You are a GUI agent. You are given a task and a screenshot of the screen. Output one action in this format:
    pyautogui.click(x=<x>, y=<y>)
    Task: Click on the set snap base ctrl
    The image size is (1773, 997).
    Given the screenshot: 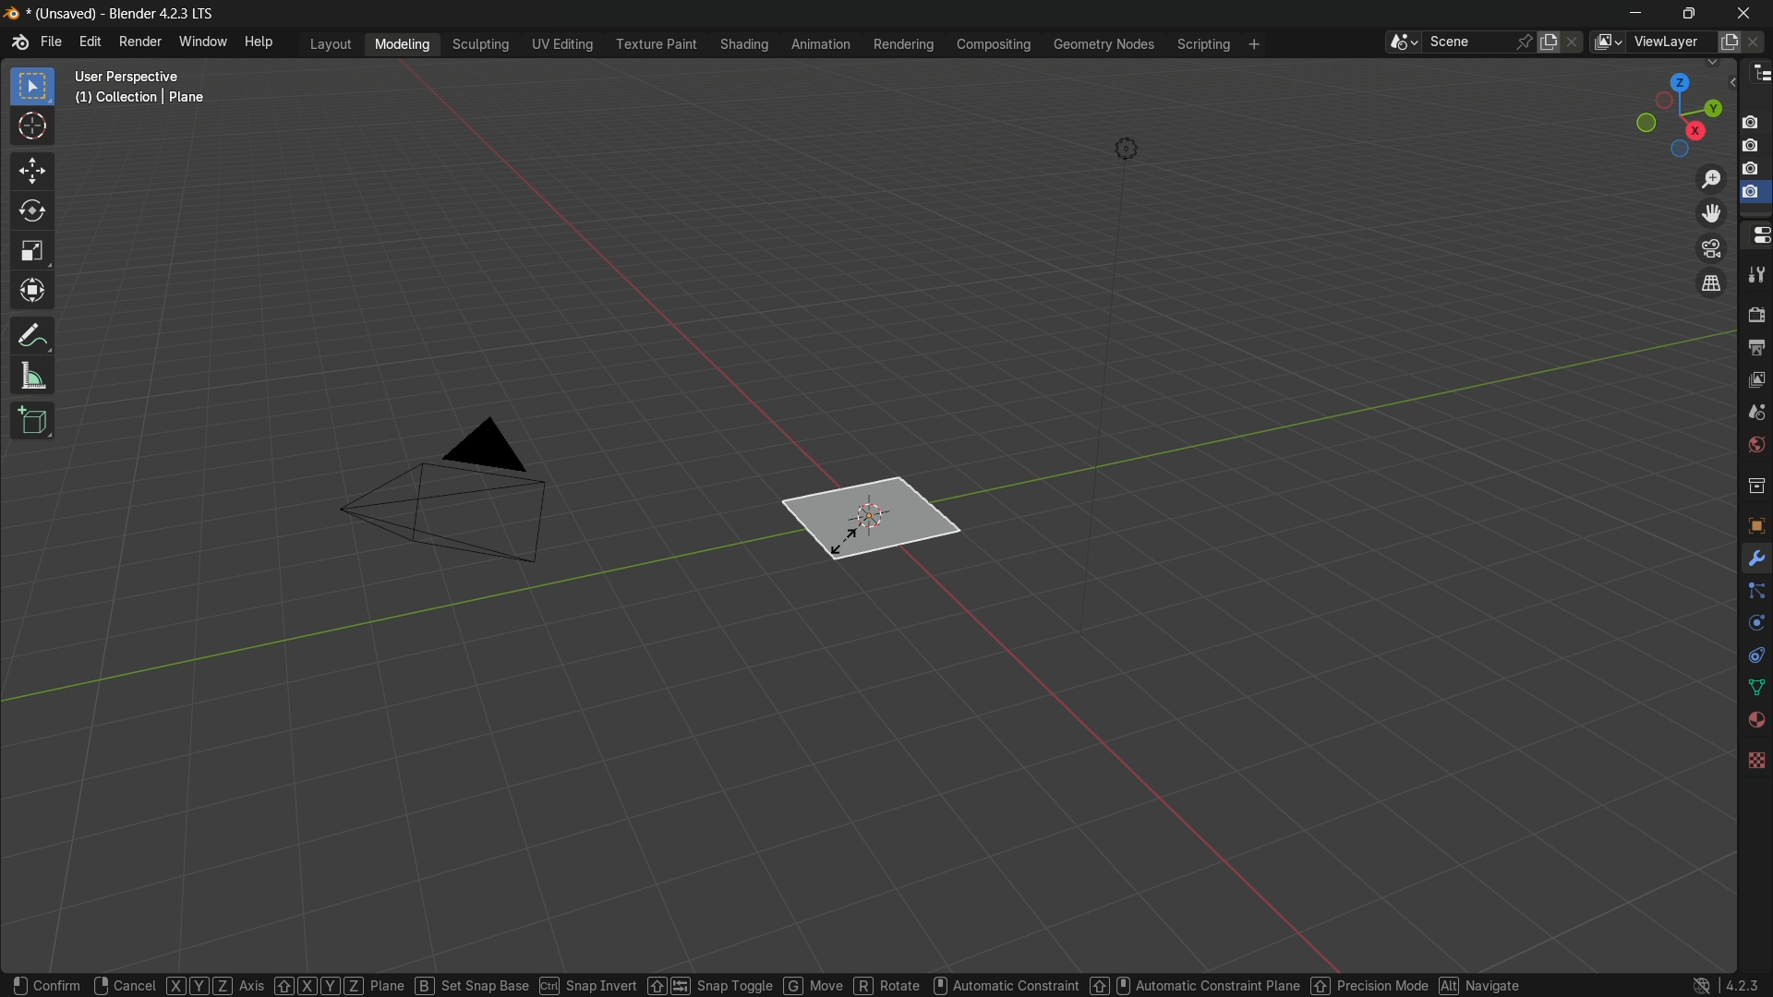 What is the action you would take?
    pyautogui.click(x=501, y=980)
    